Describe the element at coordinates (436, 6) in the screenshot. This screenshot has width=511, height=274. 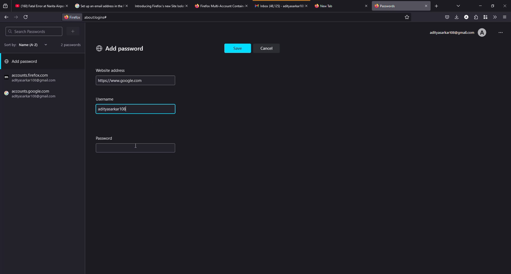
I see `add tab` at that location.